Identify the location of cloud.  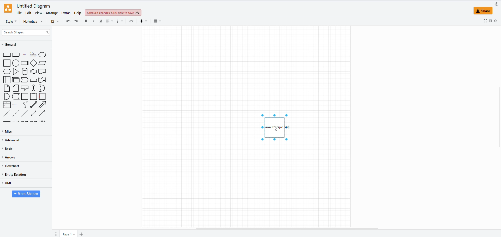
(34, 72).